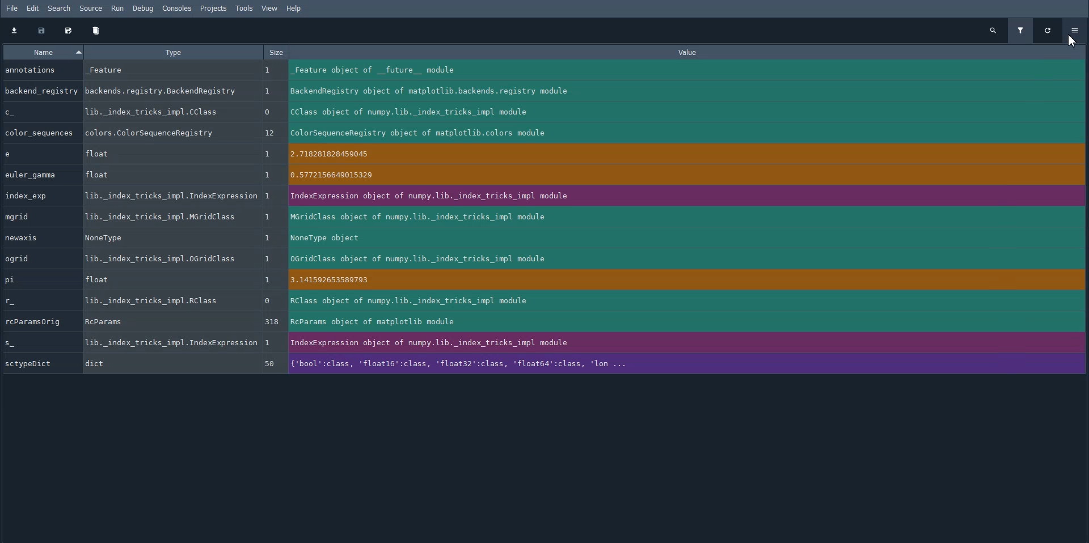 The width and height of the screenshot is (1089, 543). I want to click on 1, so click(269, 91).